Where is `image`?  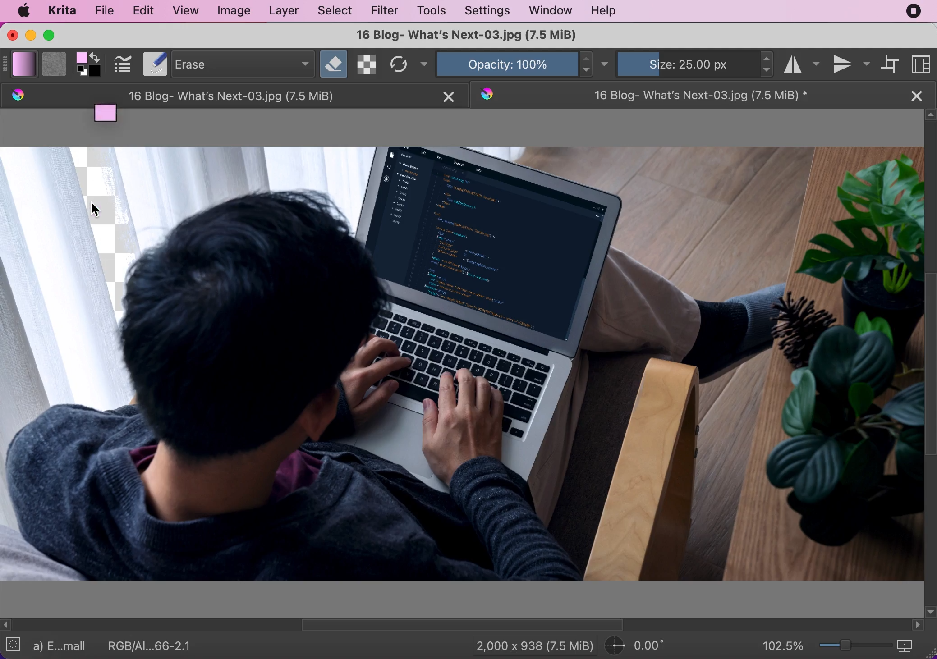
image is located at coordinates (237, 12).